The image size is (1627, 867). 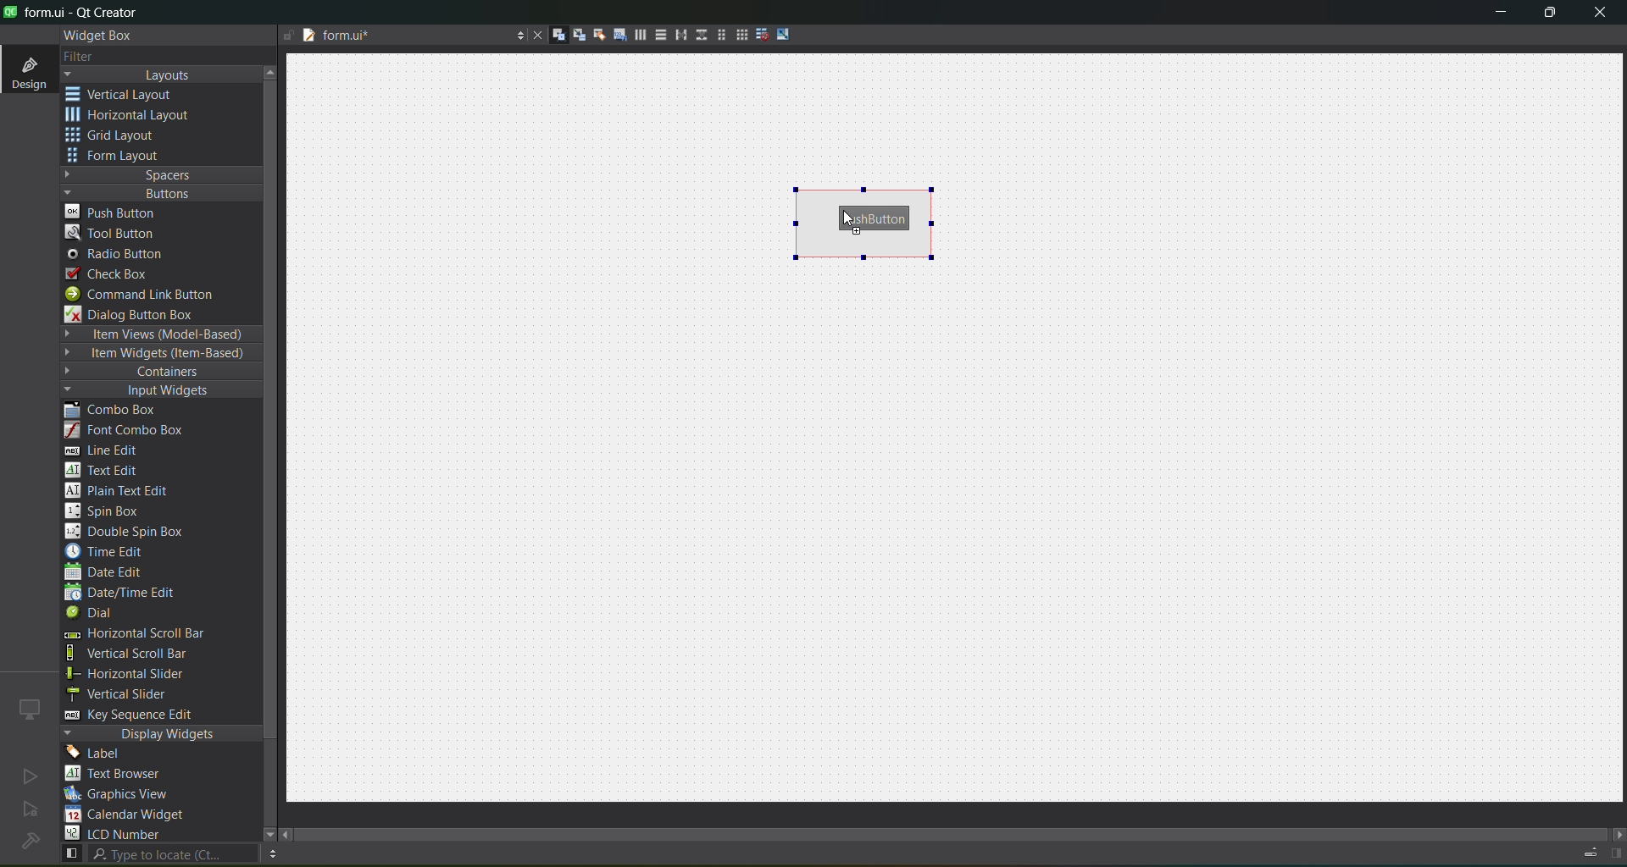 What do you see at coordinates (123, 775) in the screenshot?
I see `text` at bounding box center [123, 775].